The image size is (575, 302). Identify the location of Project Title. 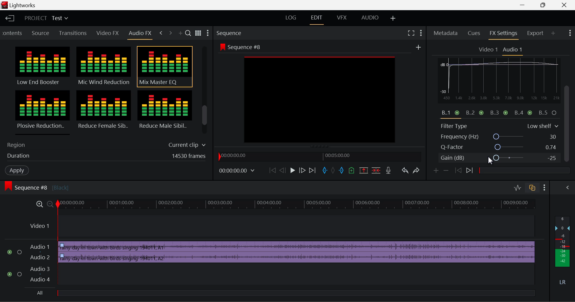
(46, 18).